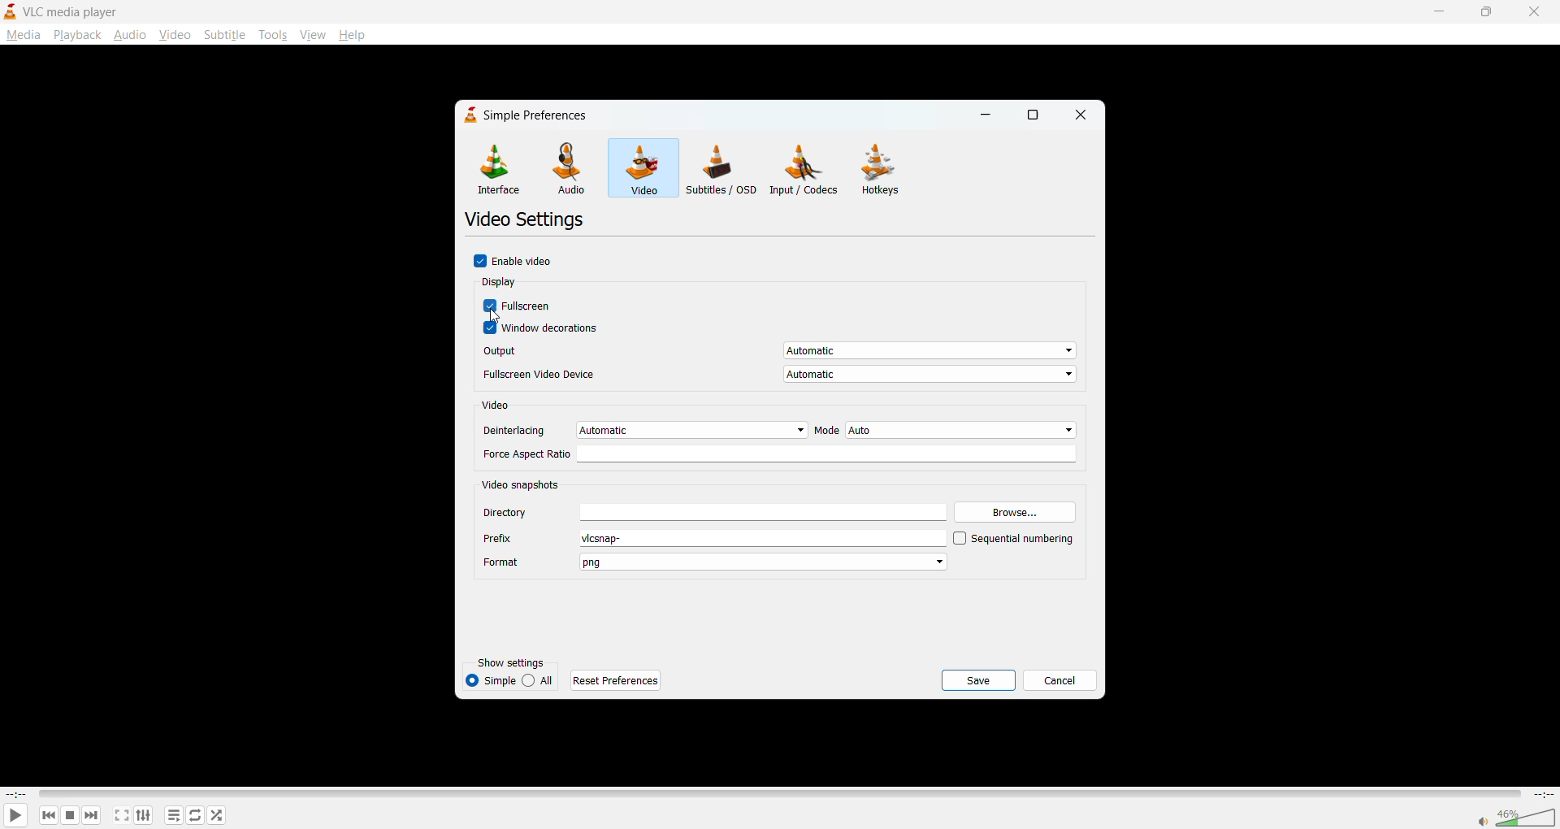  Describe the element at coordinates (978, 679) in the screenshot. I see `save` at that location.